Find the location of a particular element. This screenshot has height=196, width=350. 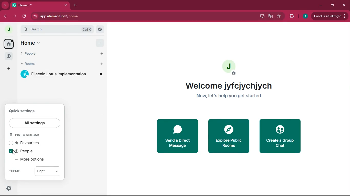

all settings is located at coordinates (35, 123).